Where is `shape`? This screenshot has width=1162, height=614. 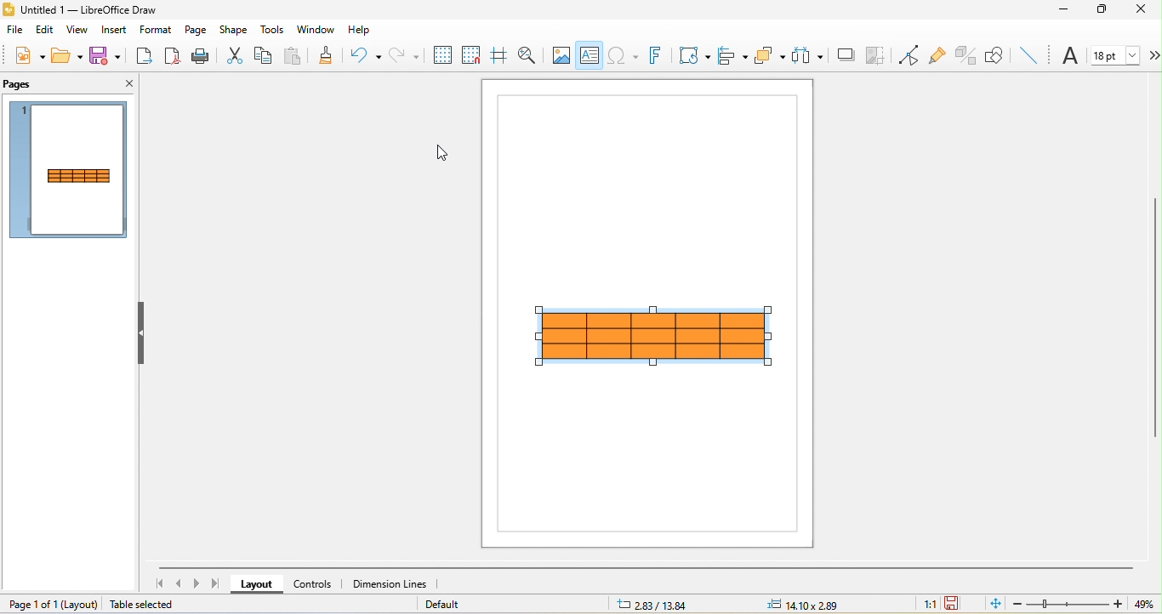 shape is located at coordinates (233, 30).